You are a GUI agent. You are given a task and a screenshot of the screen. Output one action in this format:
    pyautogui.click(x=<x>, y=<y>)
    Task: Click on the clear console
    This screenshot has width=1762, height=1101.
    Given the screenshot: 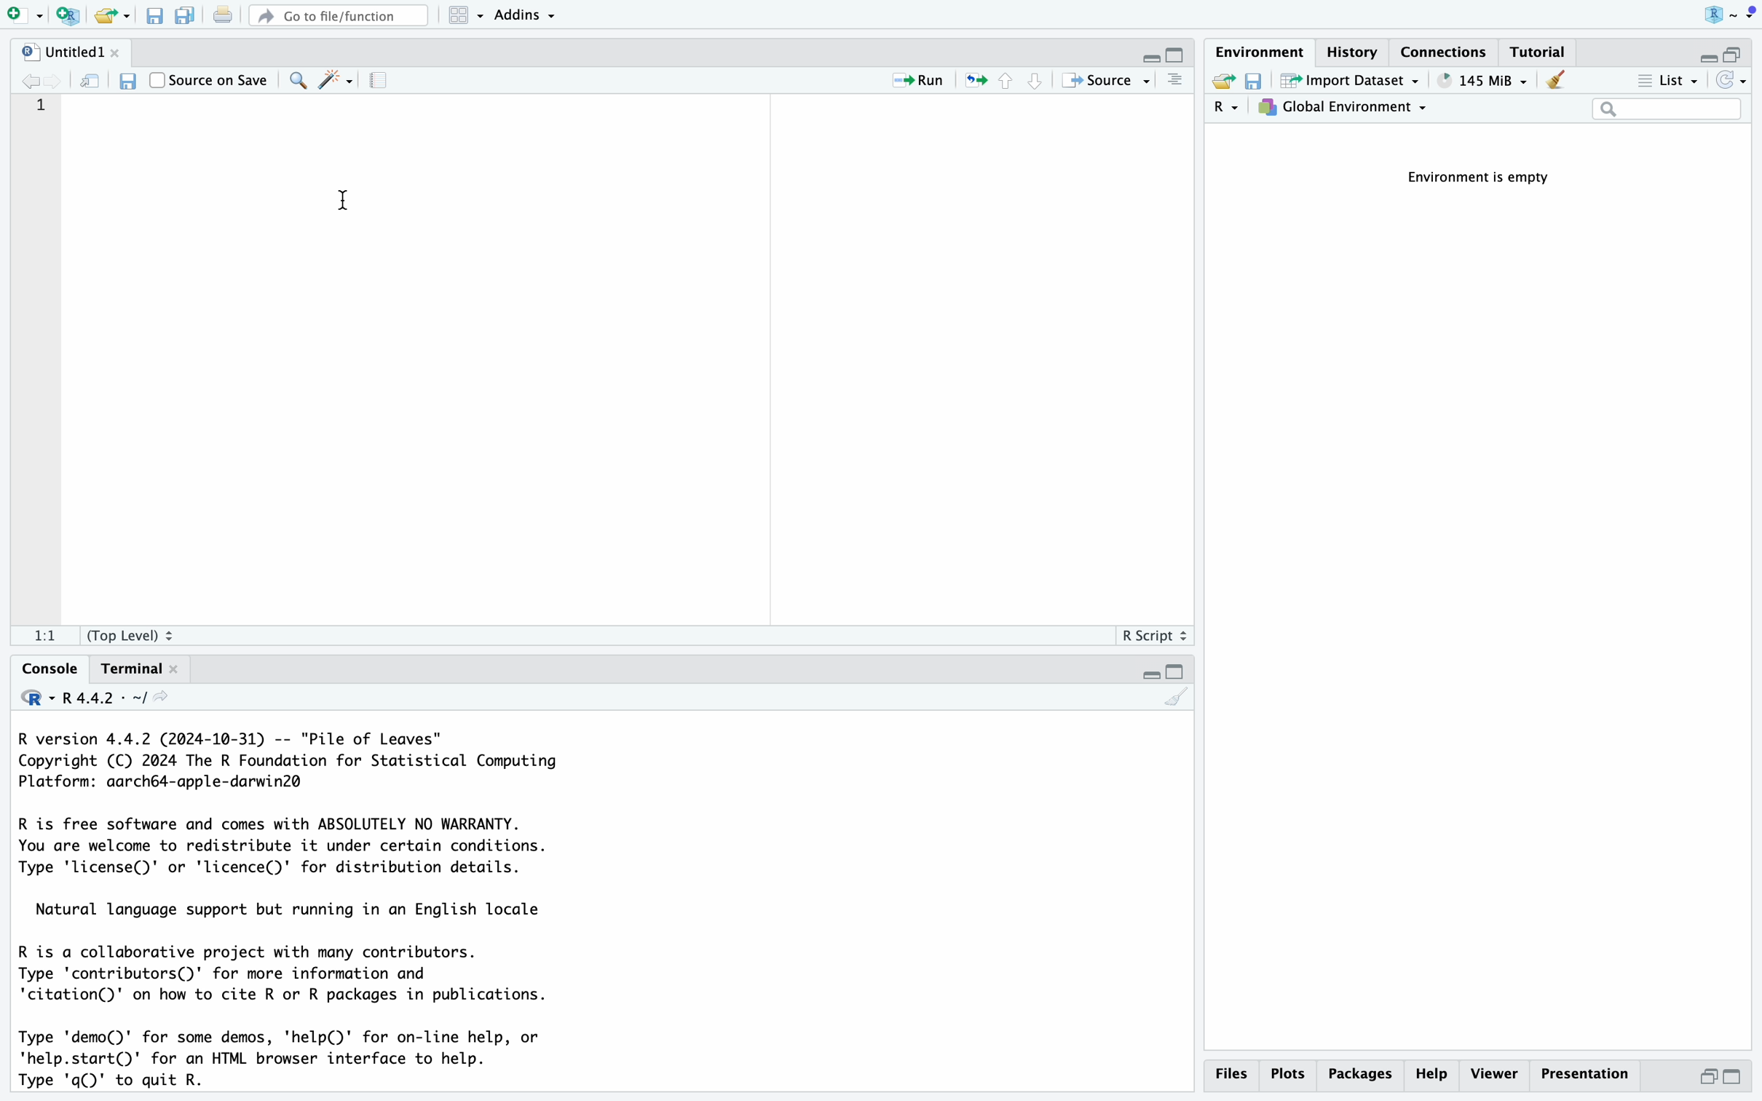 What is the action you would take?
    pyautogui.click(x=1177, y=701)
    